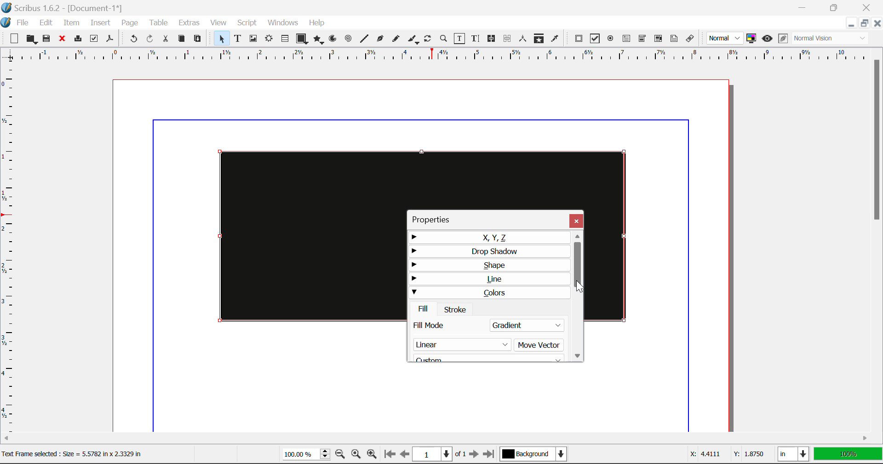 The width and height of the screenshot is (883, 464). I want to click on Calligraphic Line, so click(414, 40).